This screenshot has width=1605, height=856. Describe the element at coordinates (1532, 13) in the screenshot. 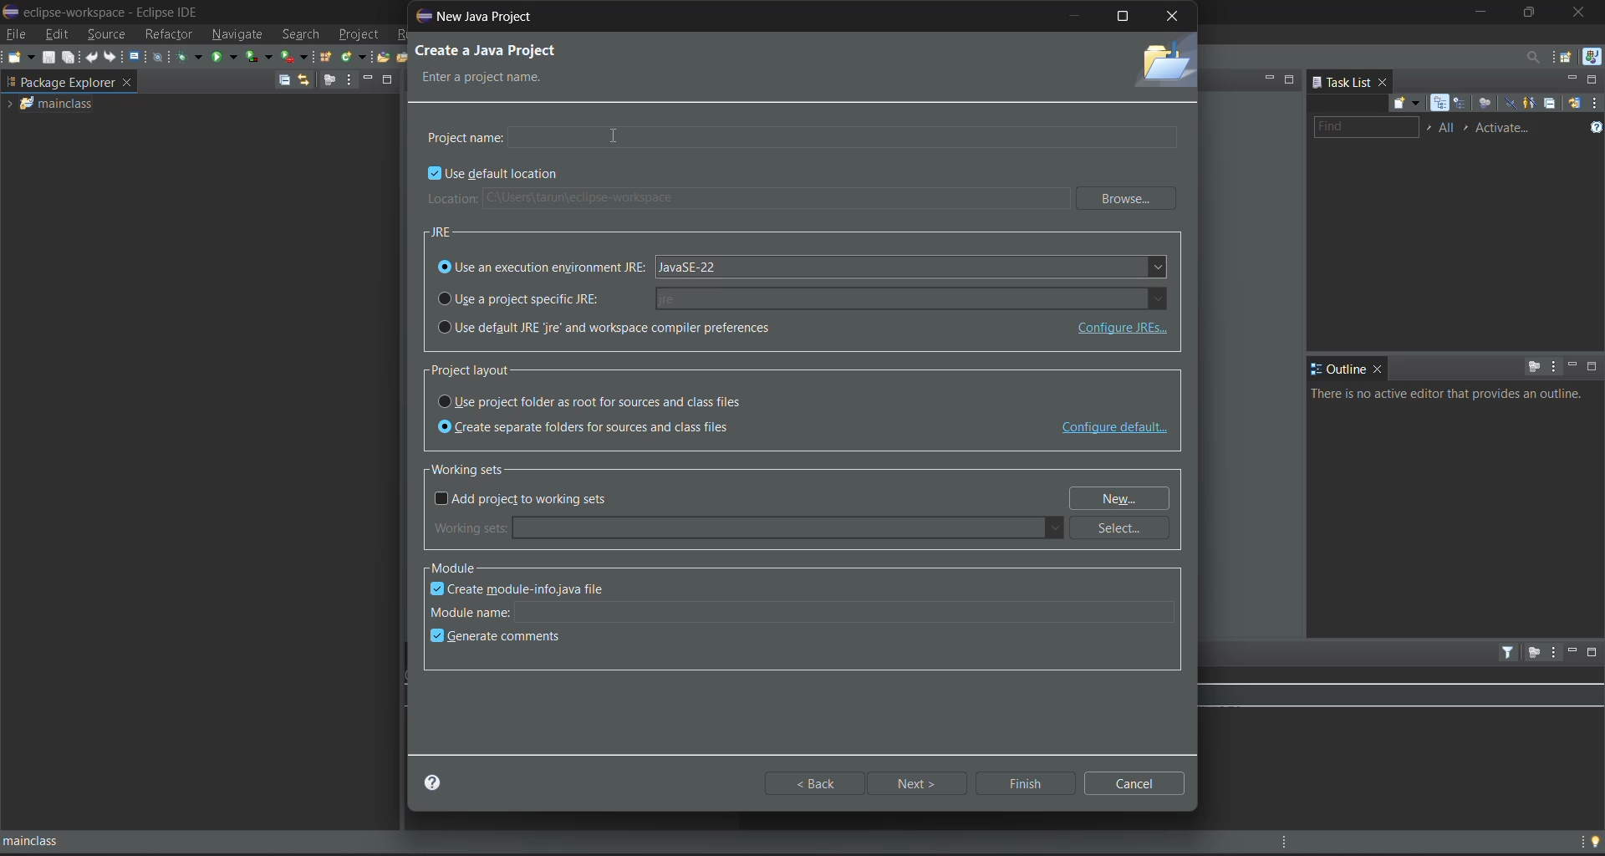

I see `maximize` at that location.